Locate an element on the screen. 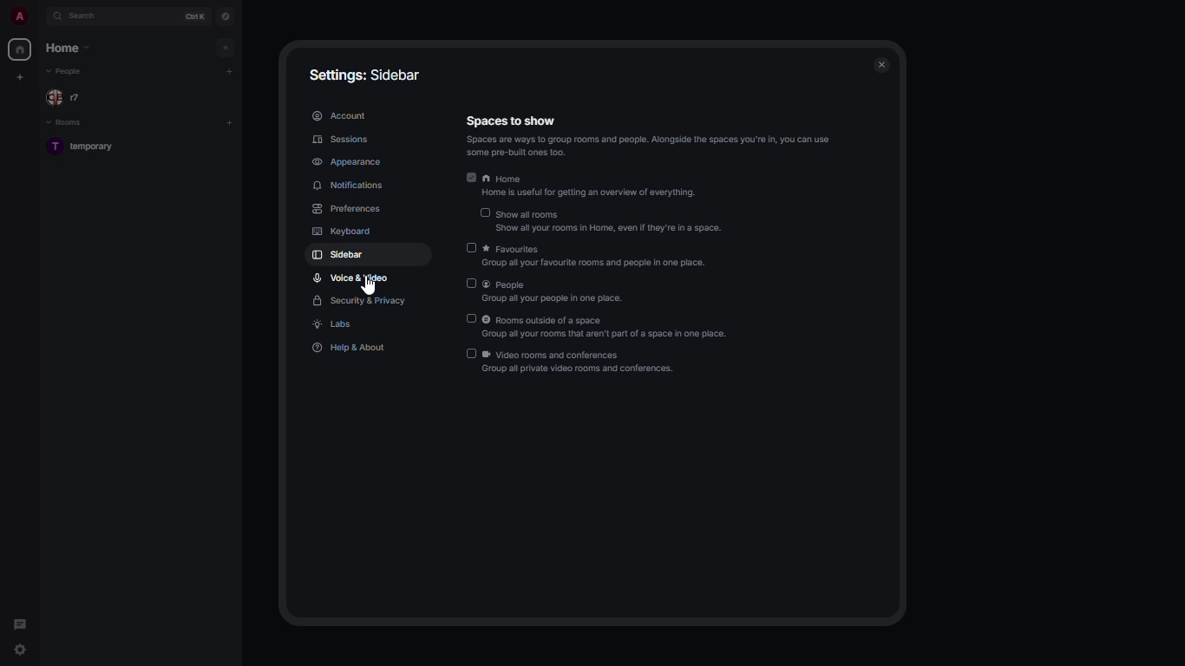 This screenshot has width=1185, height=666. SAD ou pays Mv ph. is located at coordinates (577, 300).